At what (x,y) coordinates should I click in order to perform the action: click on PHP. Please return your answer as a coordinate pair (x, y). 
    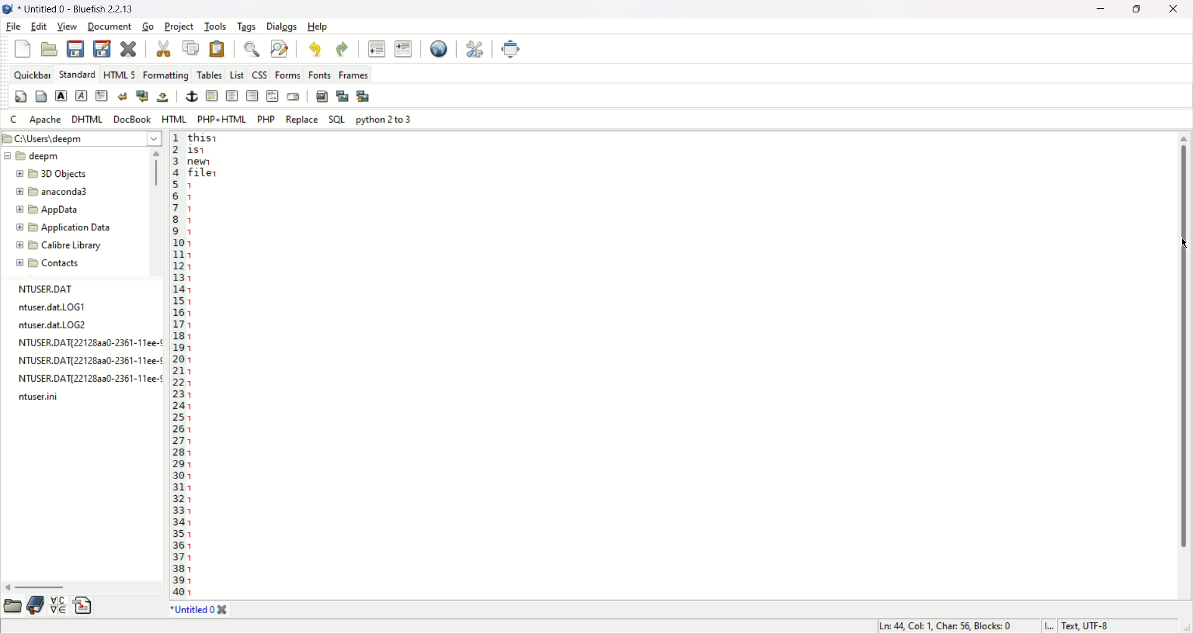
    Looking at the image, I should click on (268, 119).